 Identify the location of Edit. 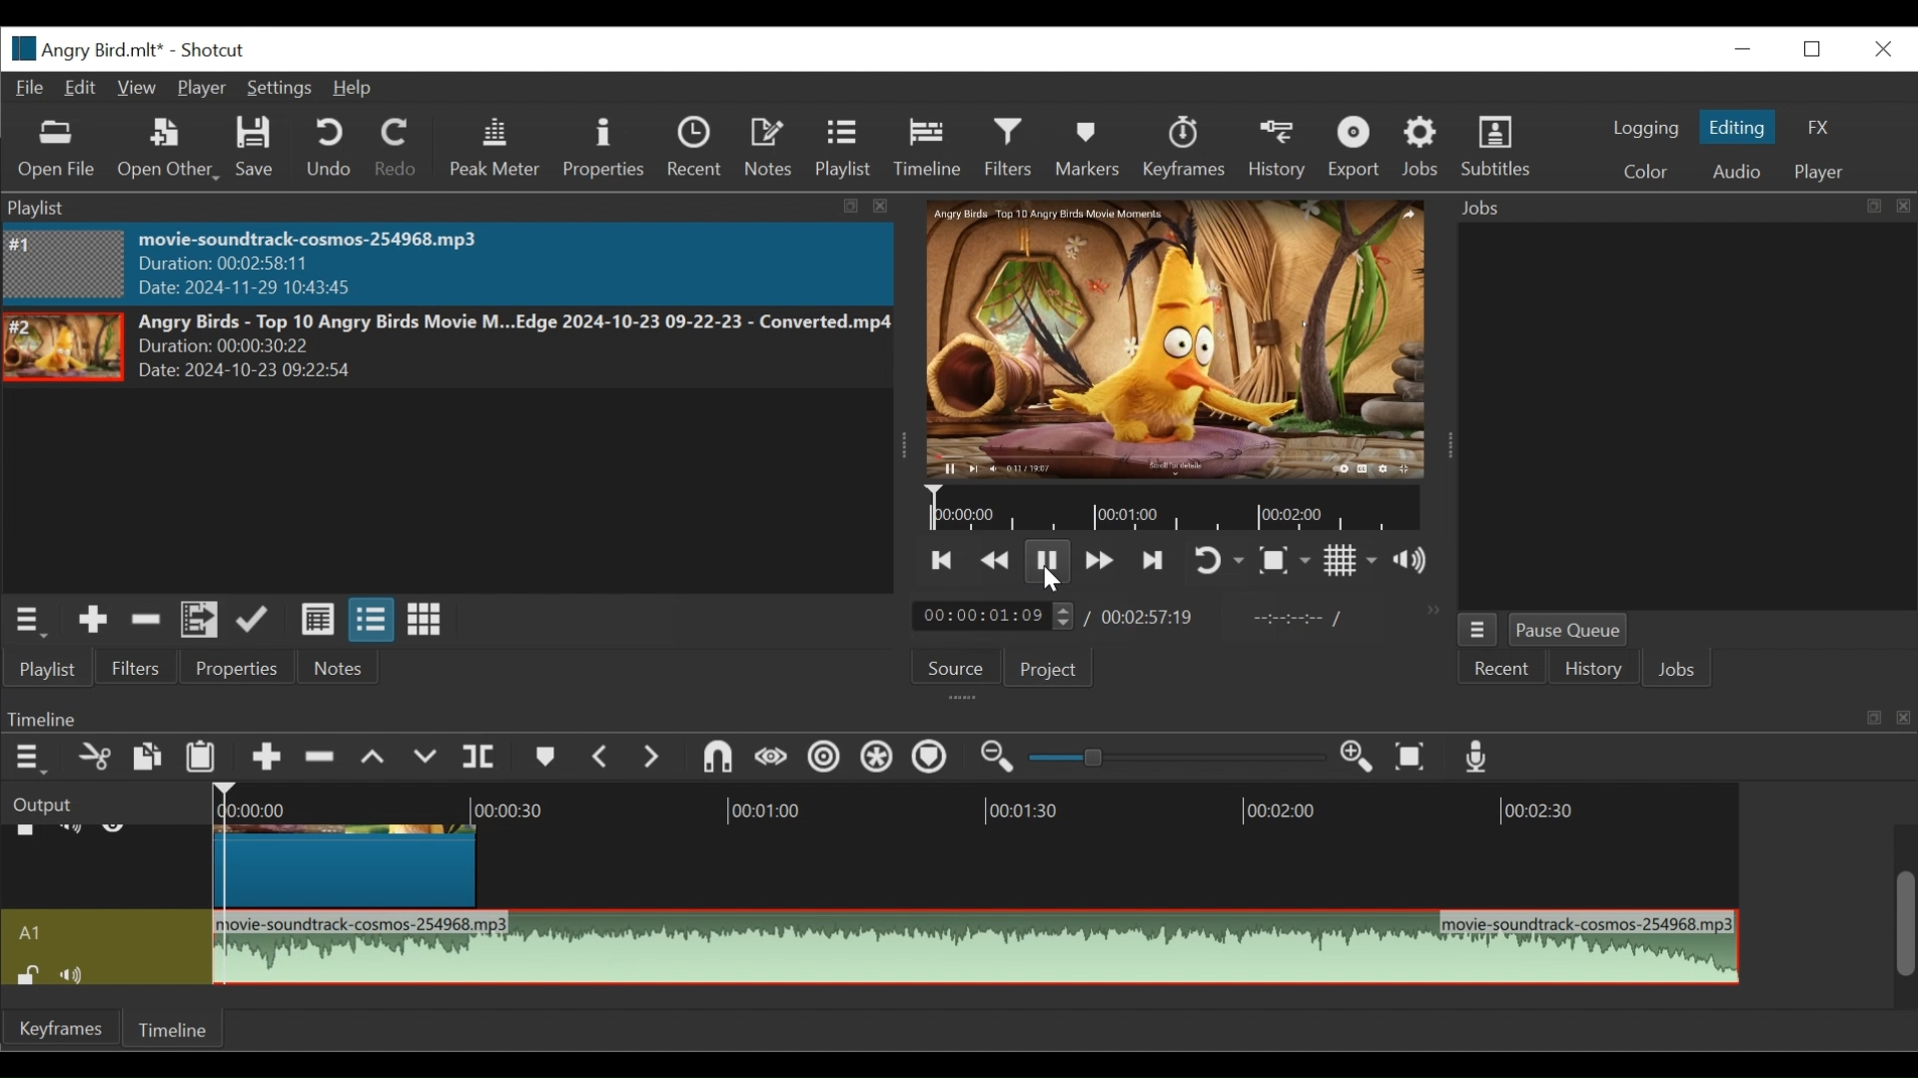
(80, 87).